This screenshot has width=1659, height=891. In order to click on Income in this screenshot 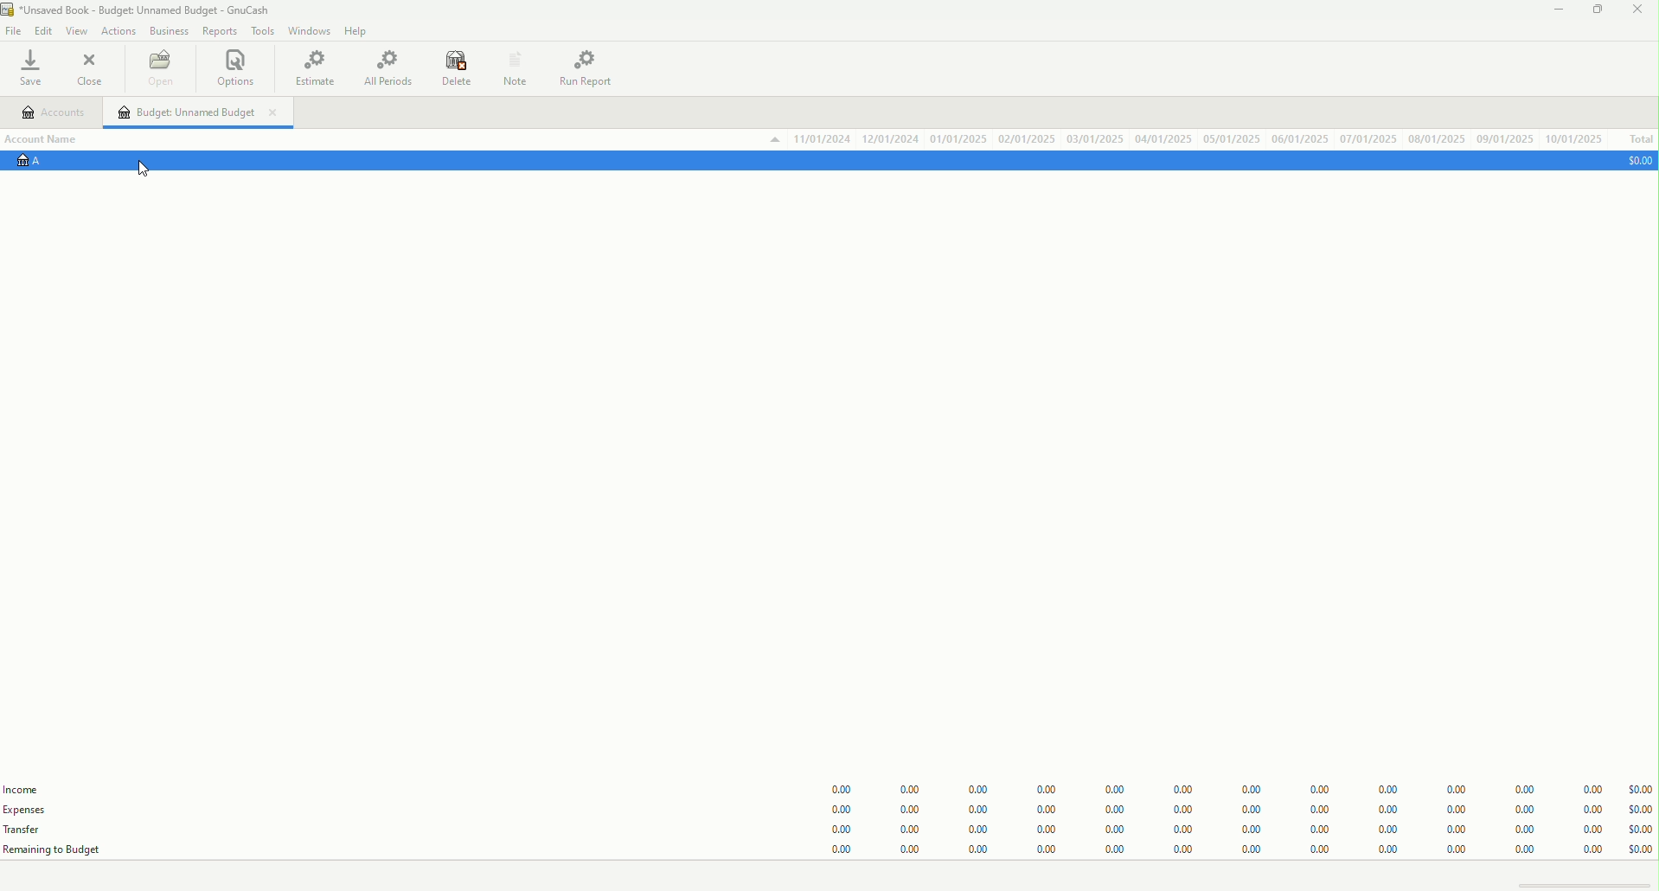, I will do `click(25, 792)`.